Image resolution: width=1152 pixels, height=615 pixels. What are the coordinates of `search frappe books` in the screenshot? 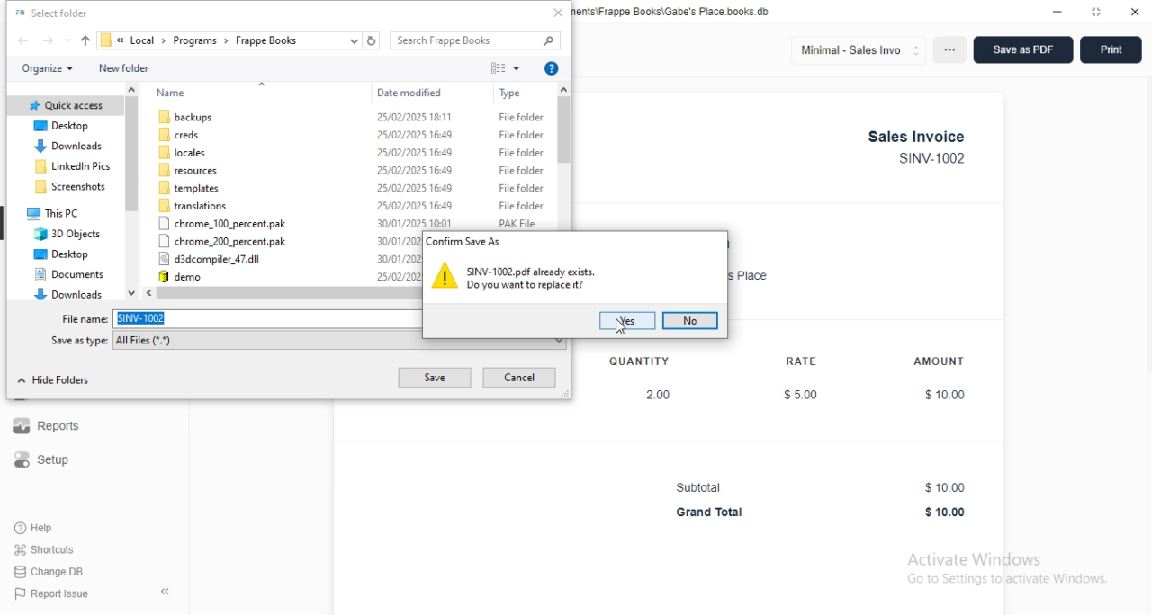 It's located at (474, 40).